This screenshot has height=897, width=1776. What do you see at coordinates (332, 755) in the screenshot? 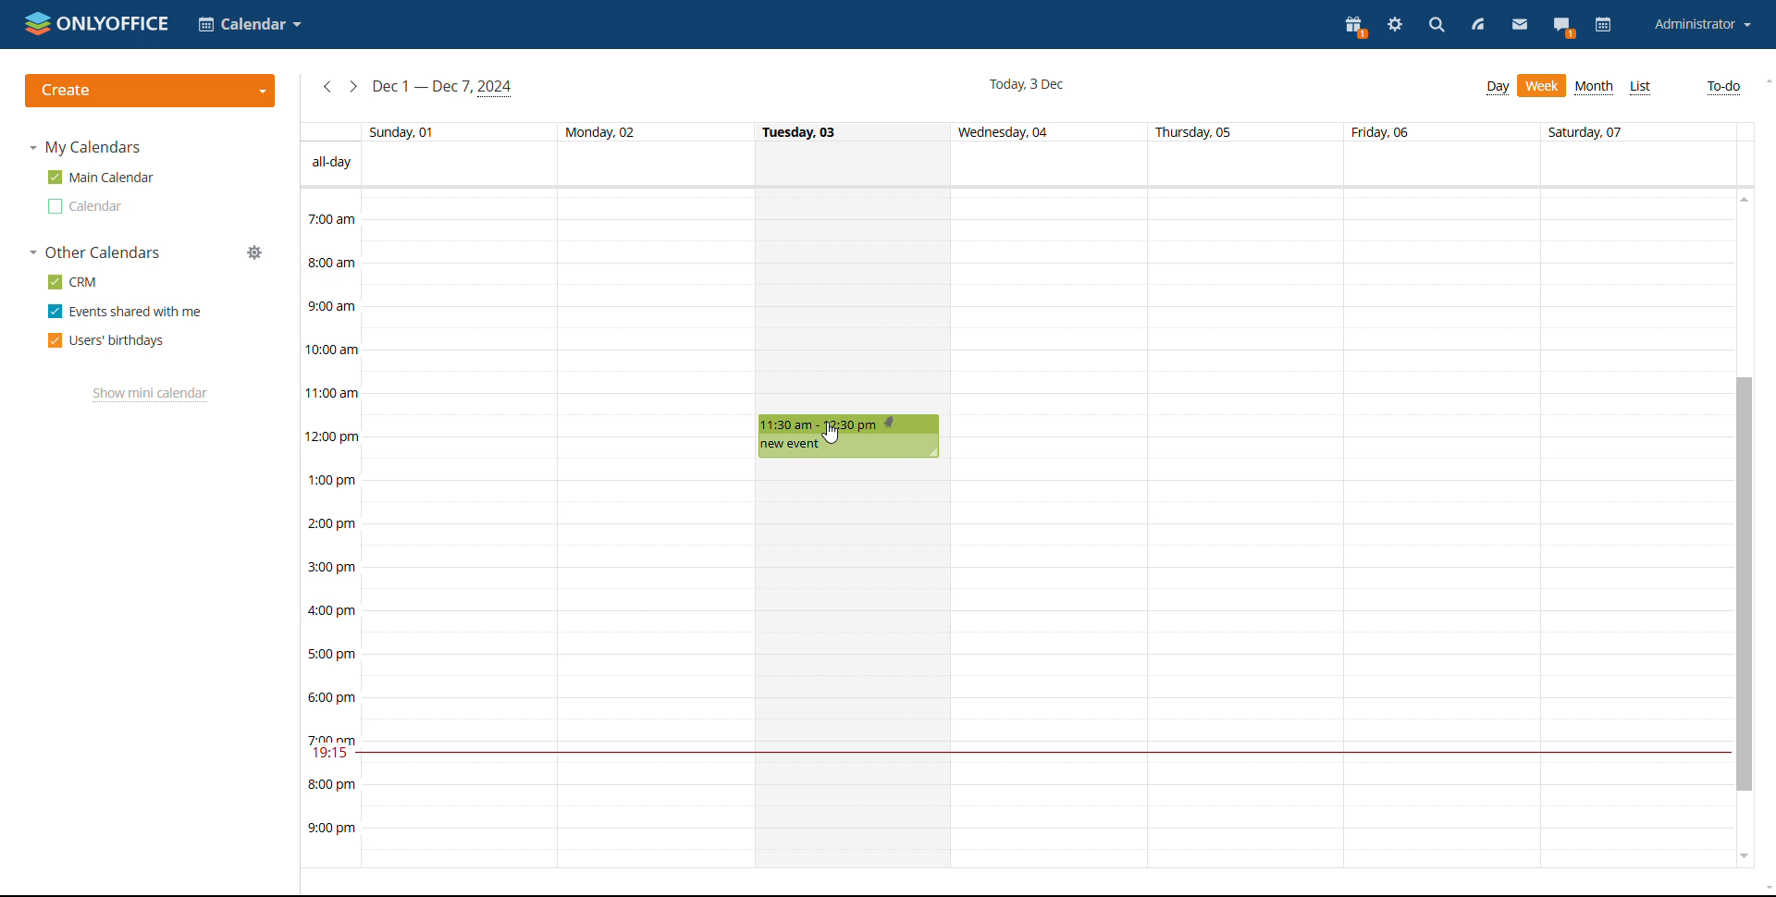
I see `19:15` at bounding box center [332, 755].